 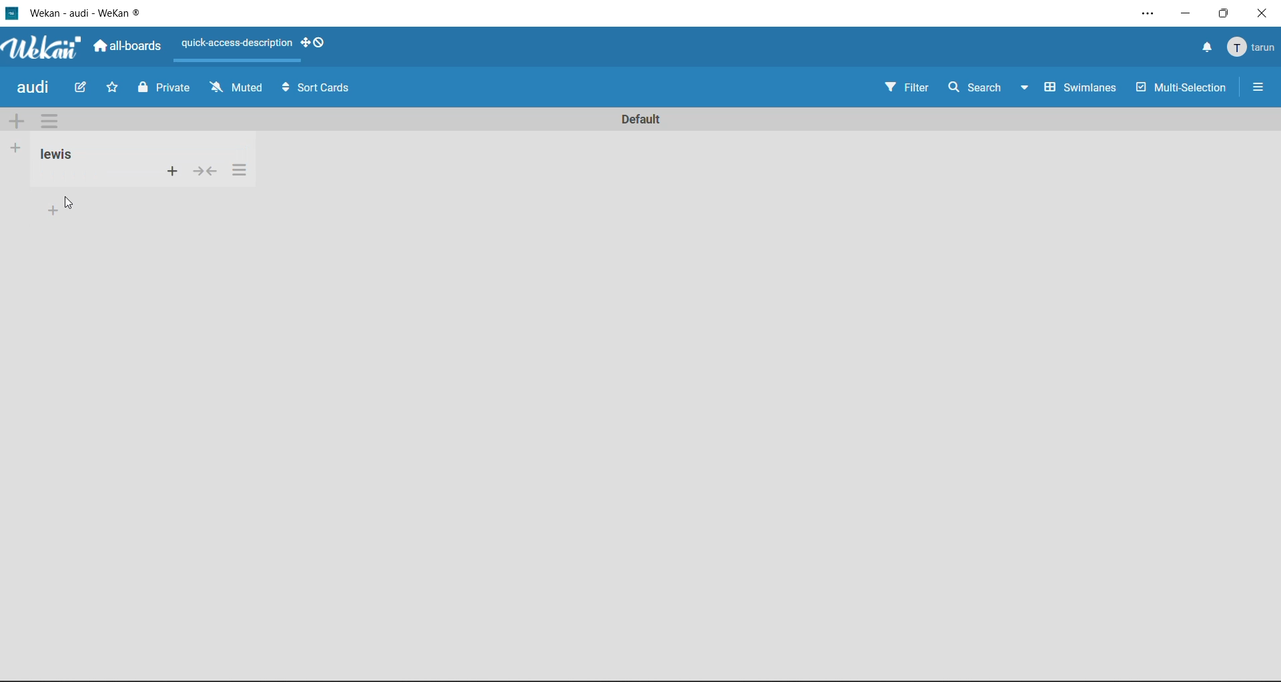 What do you see at coordinates (316, 45) in the screenshot?
I see `show desktop drag handles` at bounding box center [316, 45].